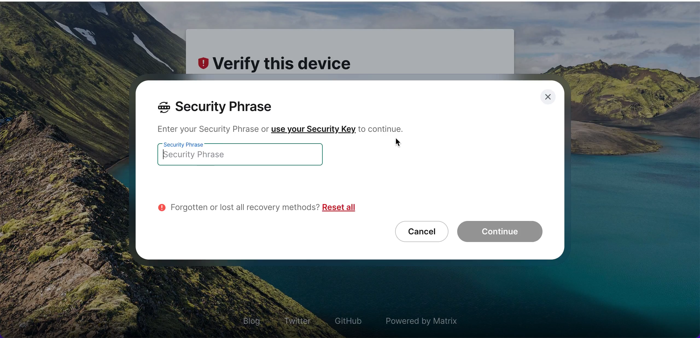  Describe the element at coordinates (418, 231) in the screenshot. I see `cancel` at that location.